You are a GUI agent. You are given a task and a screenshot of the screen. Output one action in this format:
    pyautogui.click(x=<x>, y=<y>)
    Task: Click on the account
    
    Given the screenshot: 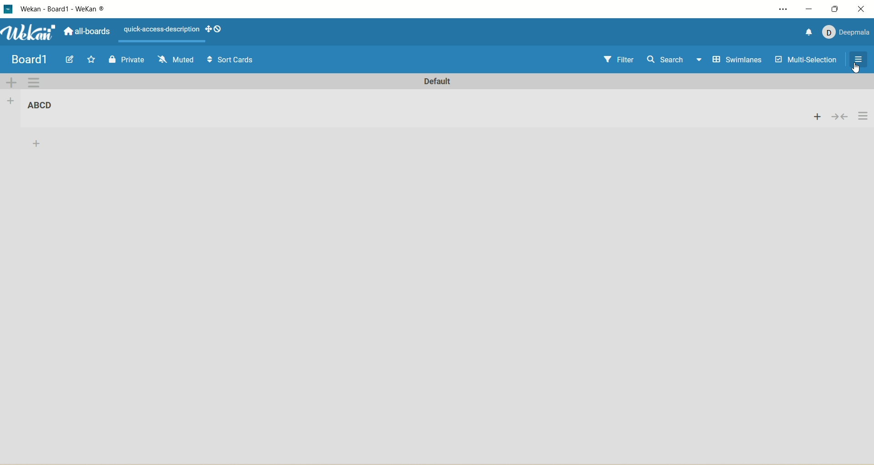 What is the action you would take?
    pyautogui.click(x=846, y=33)
    